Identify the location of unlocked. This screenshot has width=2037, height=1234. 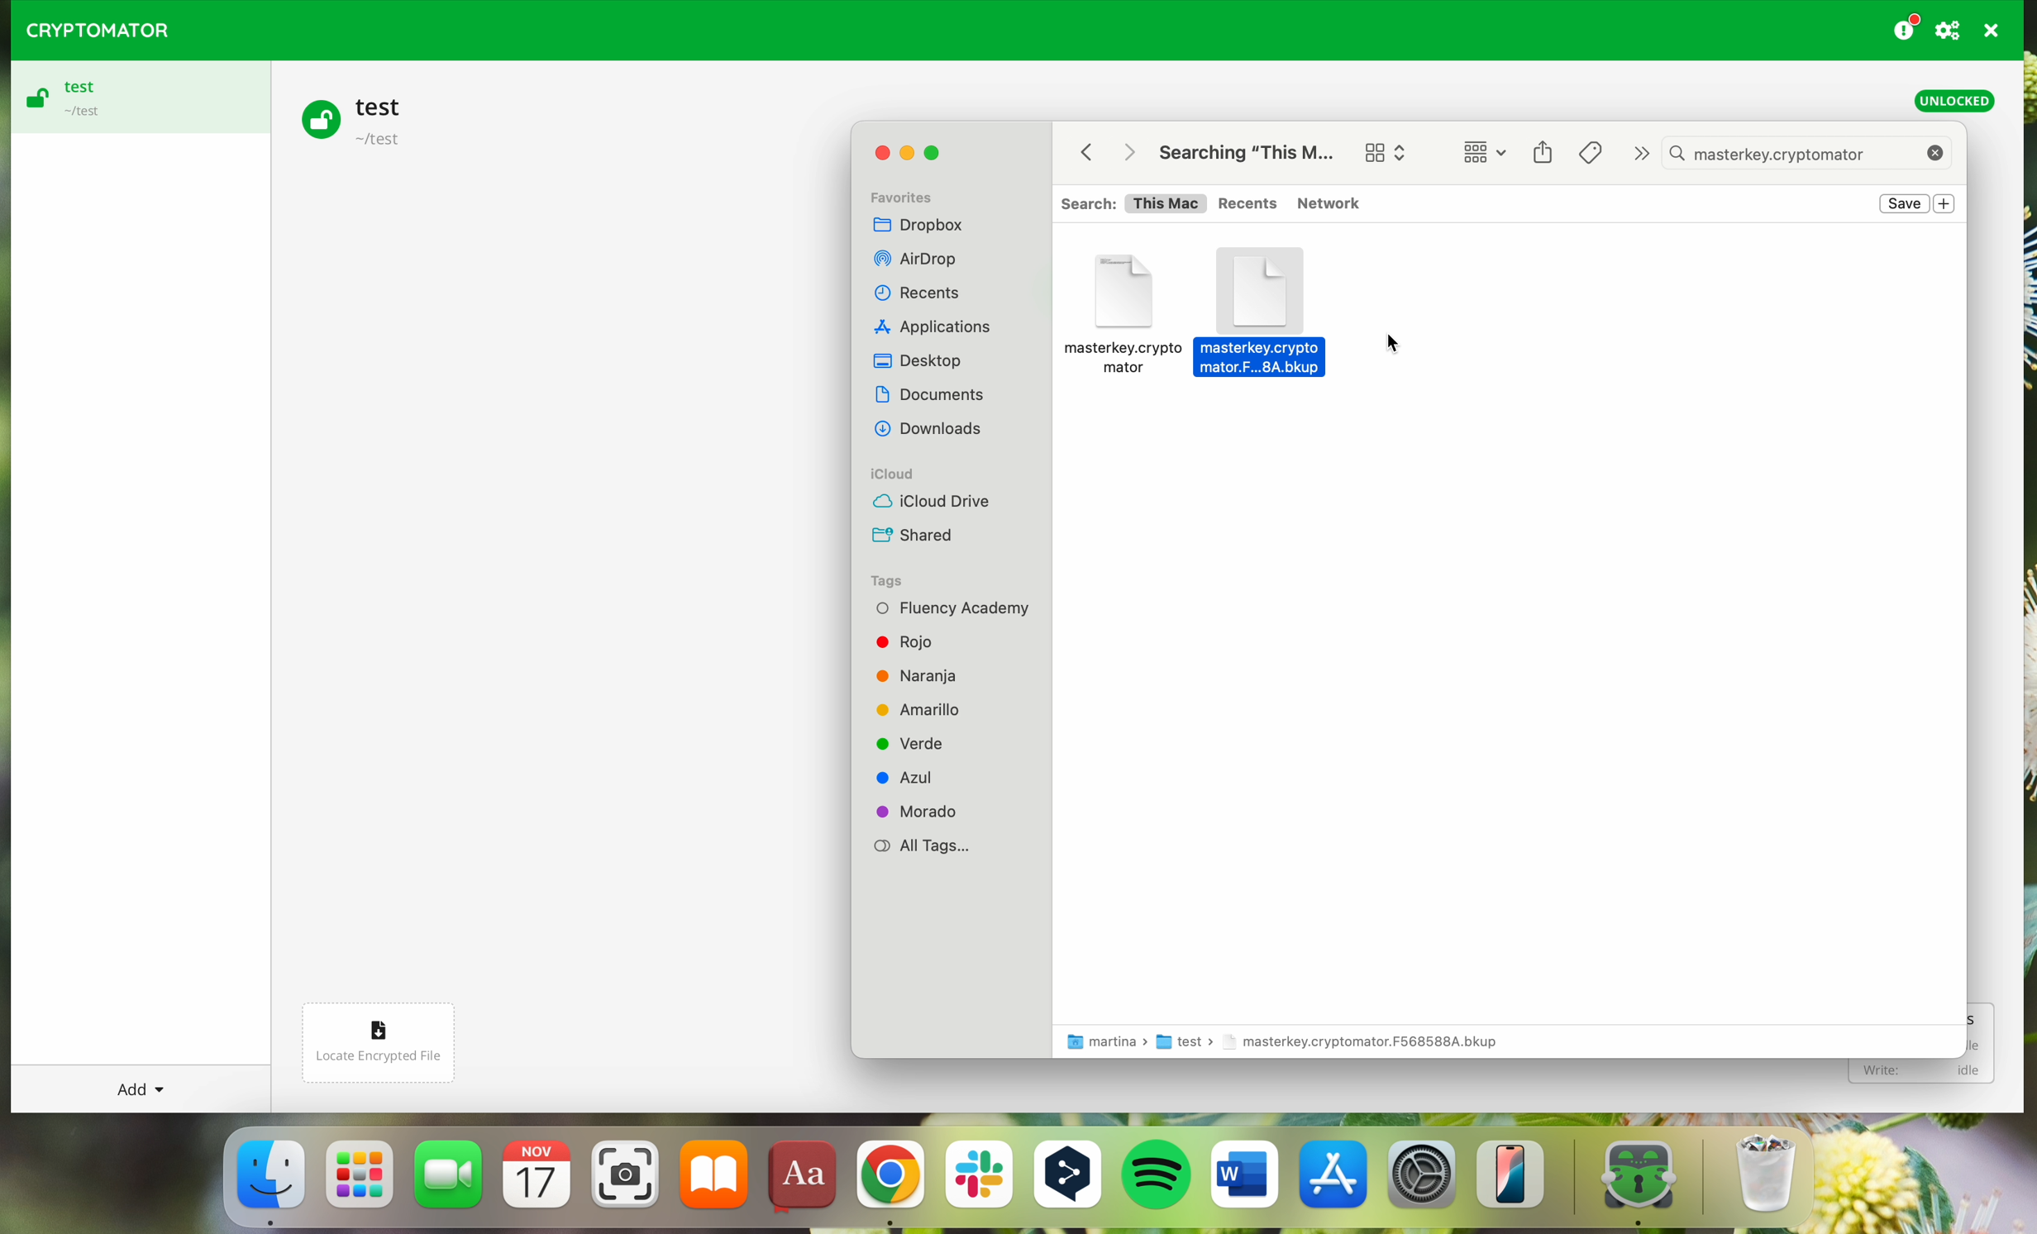
(1954, 102).